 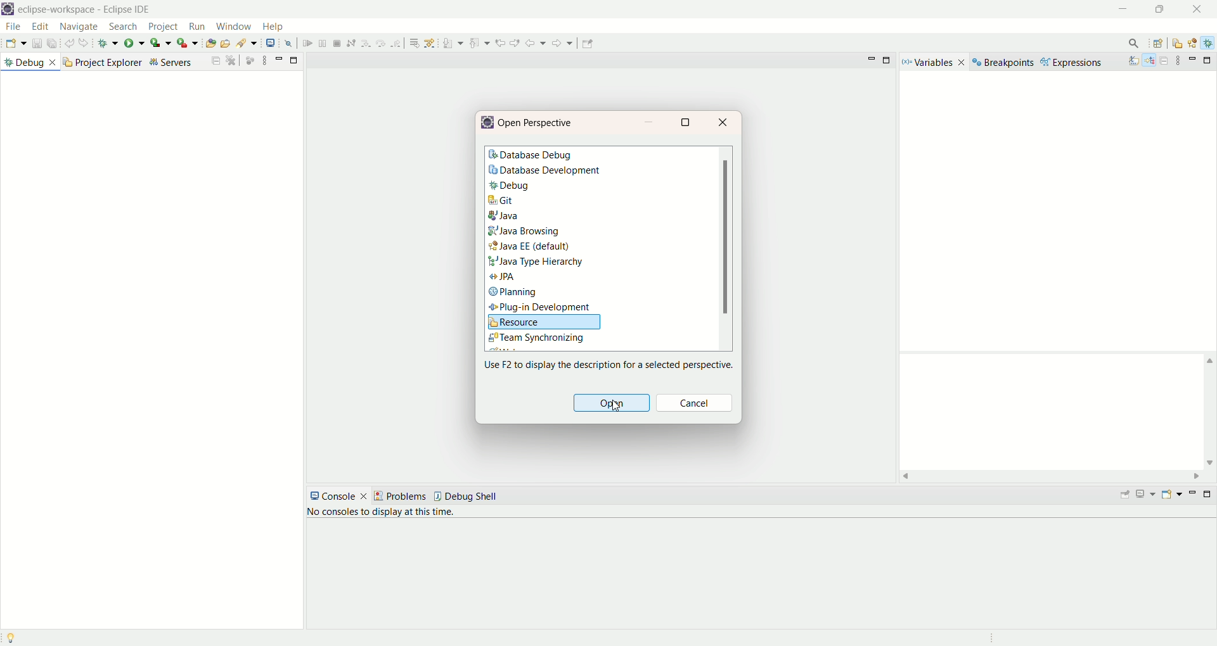 I want to click on debug, so click(x=546, y=187).